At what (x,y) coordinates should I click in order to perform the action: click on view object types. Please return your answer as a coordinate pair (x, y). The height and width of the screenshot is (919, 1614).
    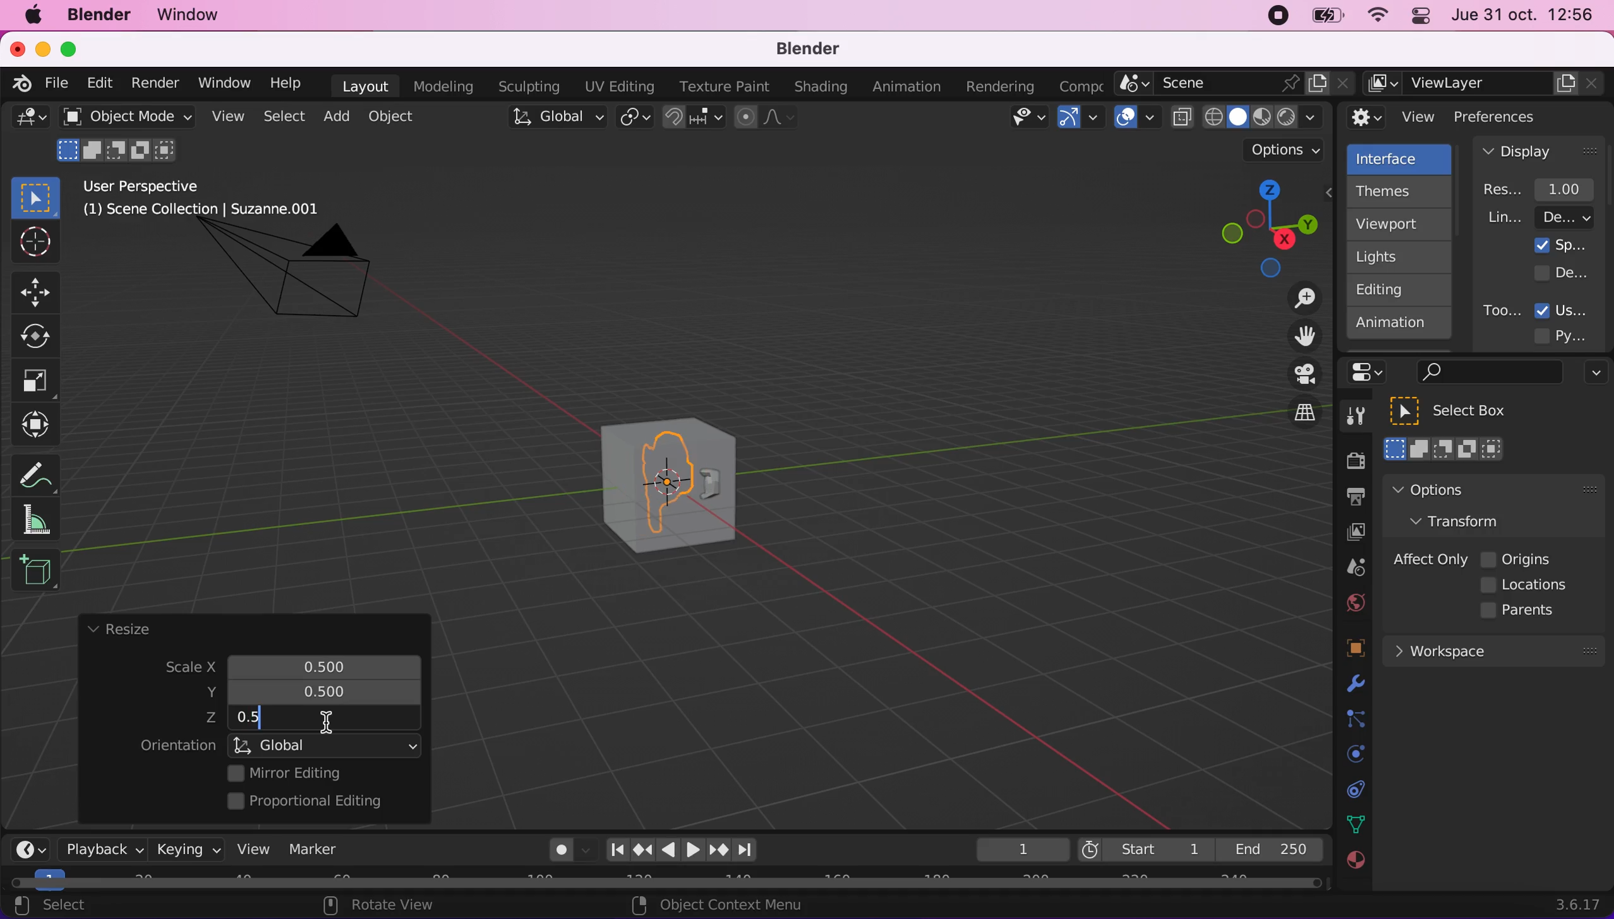
    Looking at the image, I should click on (1026, 120).